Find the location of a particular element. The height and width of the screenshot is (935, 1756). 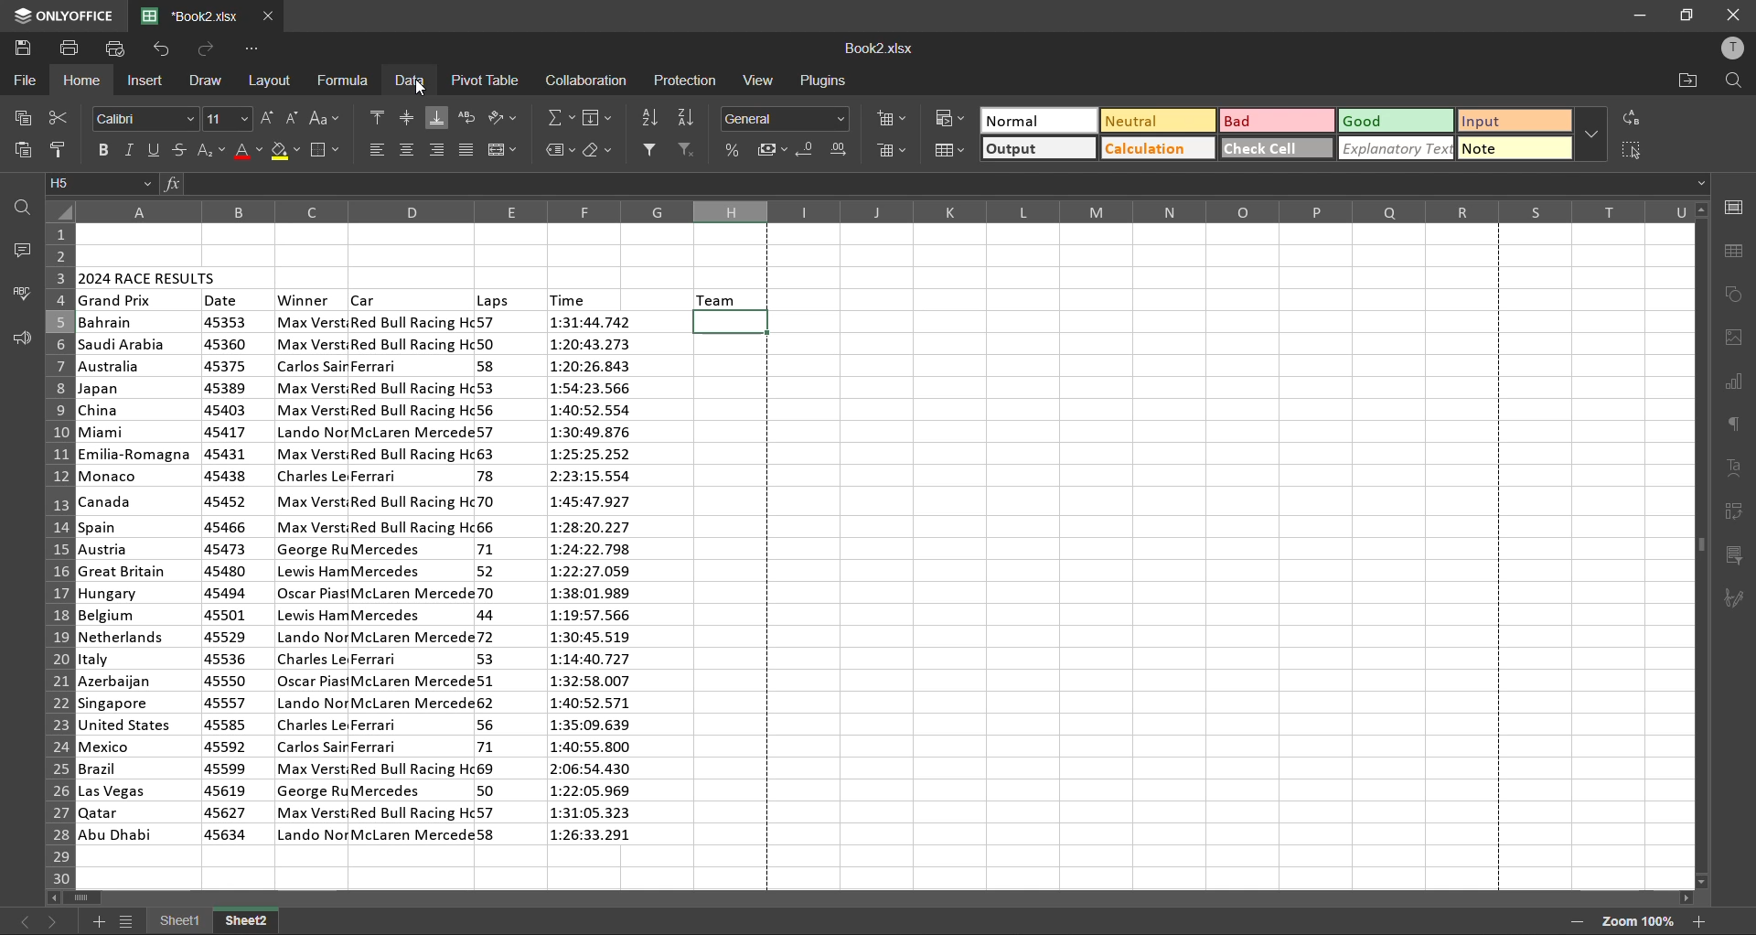

align center is located at coordinates (409, 151).